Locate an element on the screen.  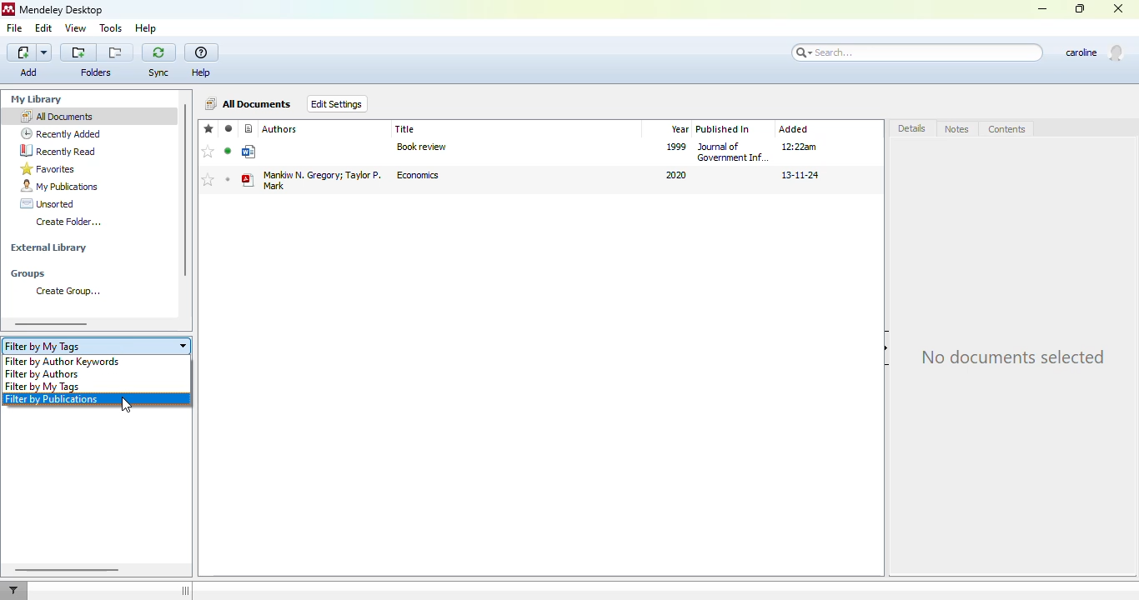
13-11-24 is located at coordinates (800, 176).